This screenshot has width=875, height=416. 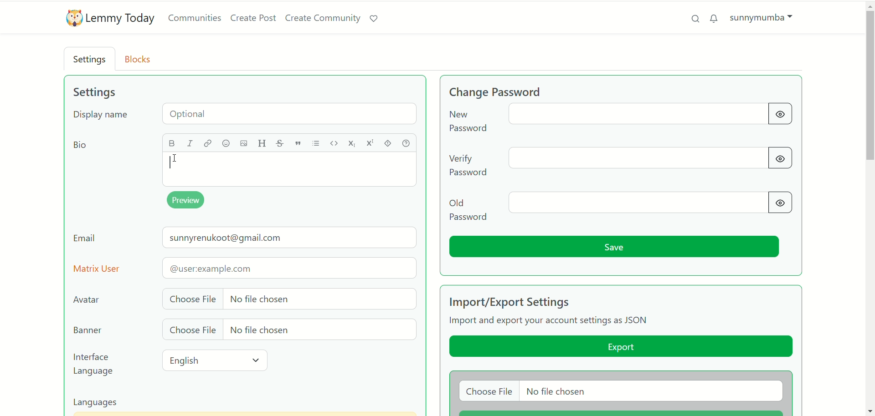 I want to click on help, so click(x=408, y=143).